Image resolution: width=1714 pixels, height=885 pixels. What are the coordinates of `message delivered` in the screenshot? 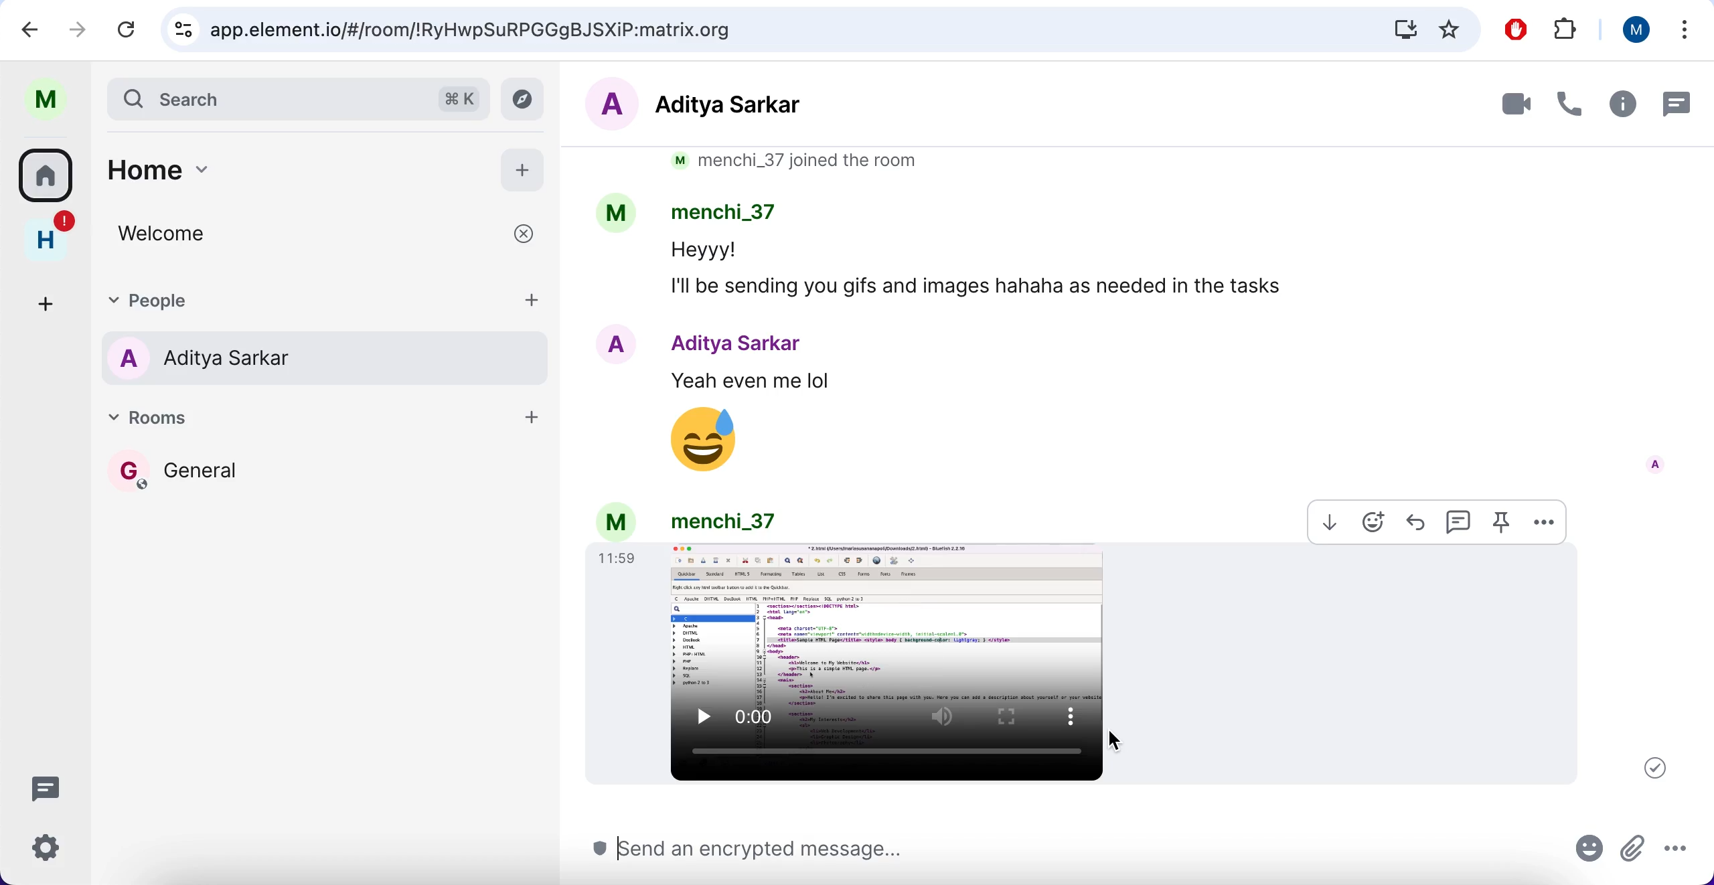 It's located at (1656, 767).